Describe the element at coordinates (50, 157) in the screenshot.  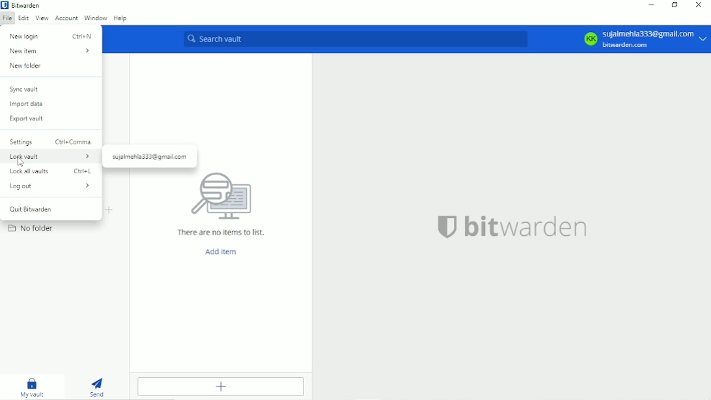
I see `Lock vault` at that location.